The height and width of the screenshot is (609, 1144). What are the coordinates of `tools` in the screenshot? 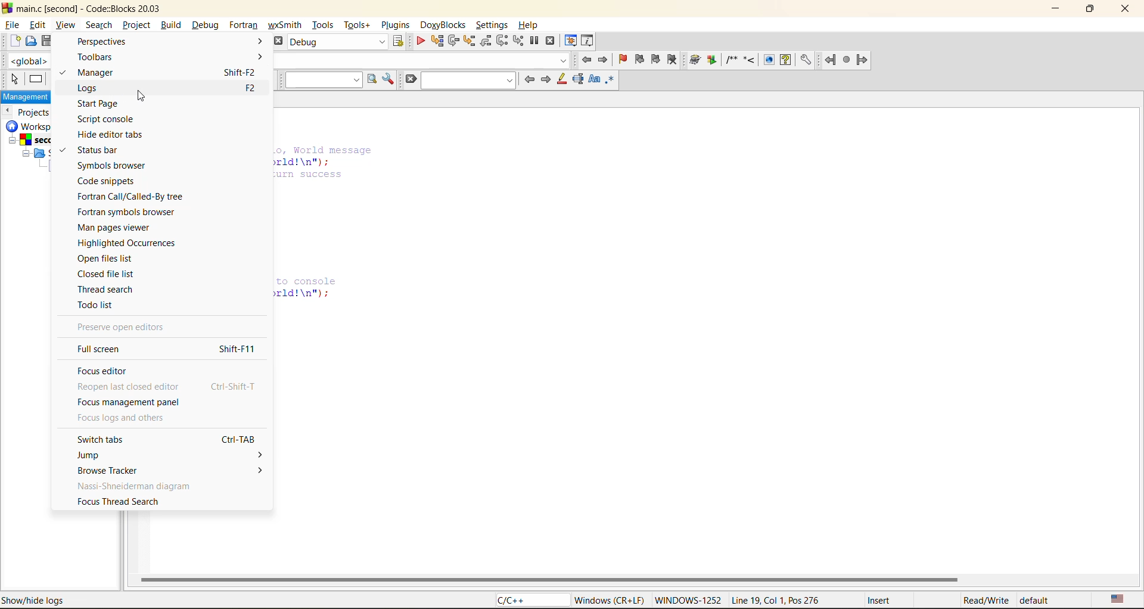 It's located at (322, 25).